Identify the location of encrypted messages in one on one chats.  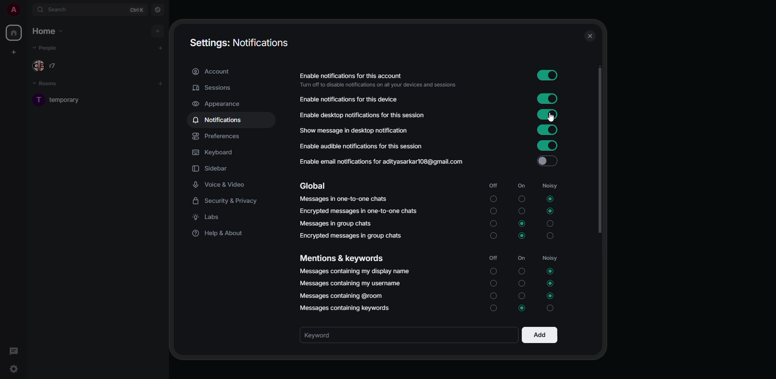
(360, 211).